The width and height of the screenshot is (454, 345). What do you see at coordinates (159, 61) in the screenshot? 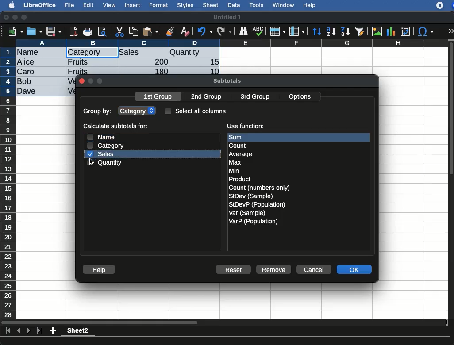
I see `200` at bounding box center [159, 61].